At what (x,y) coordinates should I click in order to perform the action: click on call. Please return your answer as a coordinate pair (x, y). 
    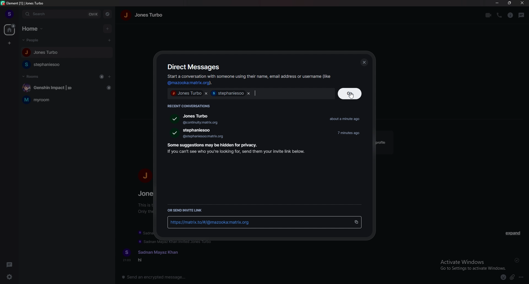
    Looking at the image, I should click on (499, 15).